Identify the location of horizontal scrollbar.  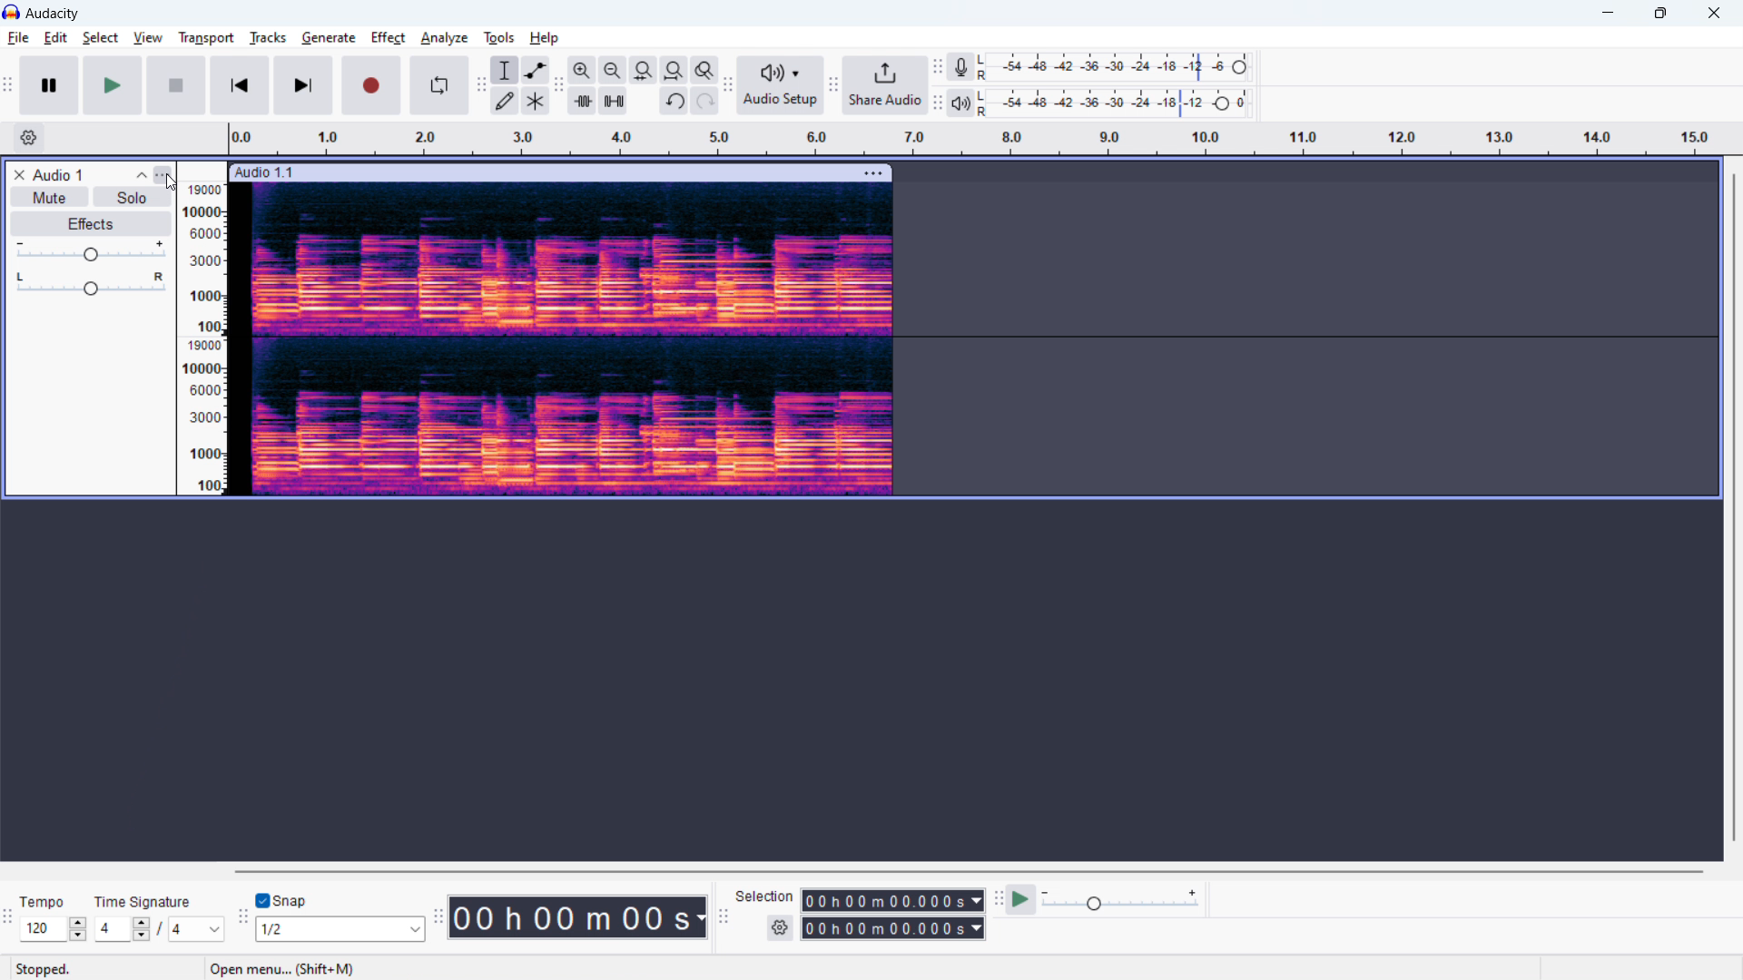
(968, 871).